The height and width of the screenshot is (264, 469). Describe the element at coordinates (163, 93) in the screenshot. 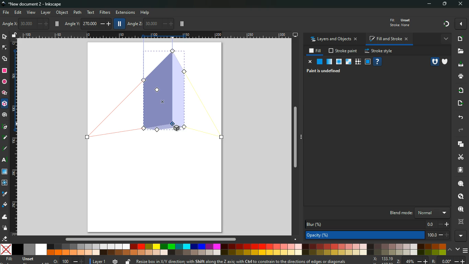

I see `3d tool` at that location.